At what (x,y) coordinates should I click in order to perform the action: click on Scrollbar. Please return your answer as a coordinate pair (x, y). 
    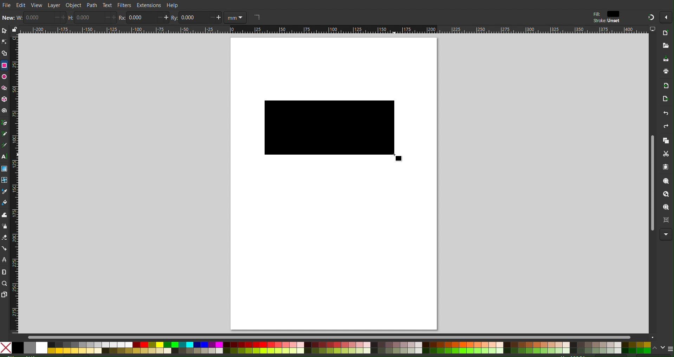
    Looking at the image, I should click on (337, 336).